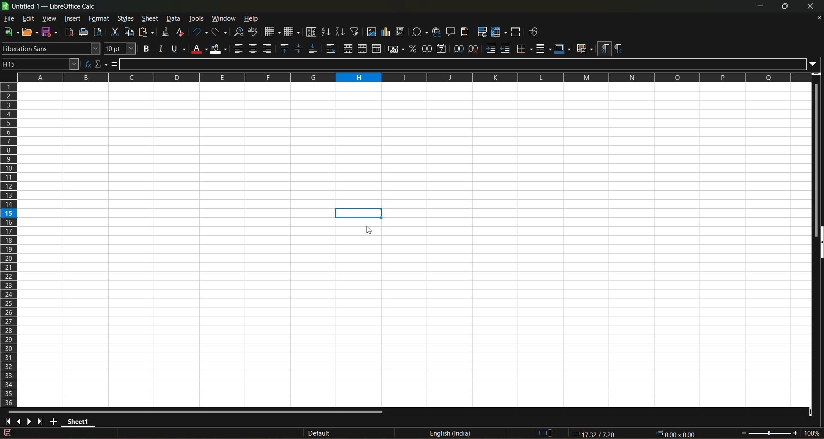 The image size is (824, 439). What do you see at coordinates (516, 31) in the screenshot?
I see `split window` at bounding box center [516, 31].